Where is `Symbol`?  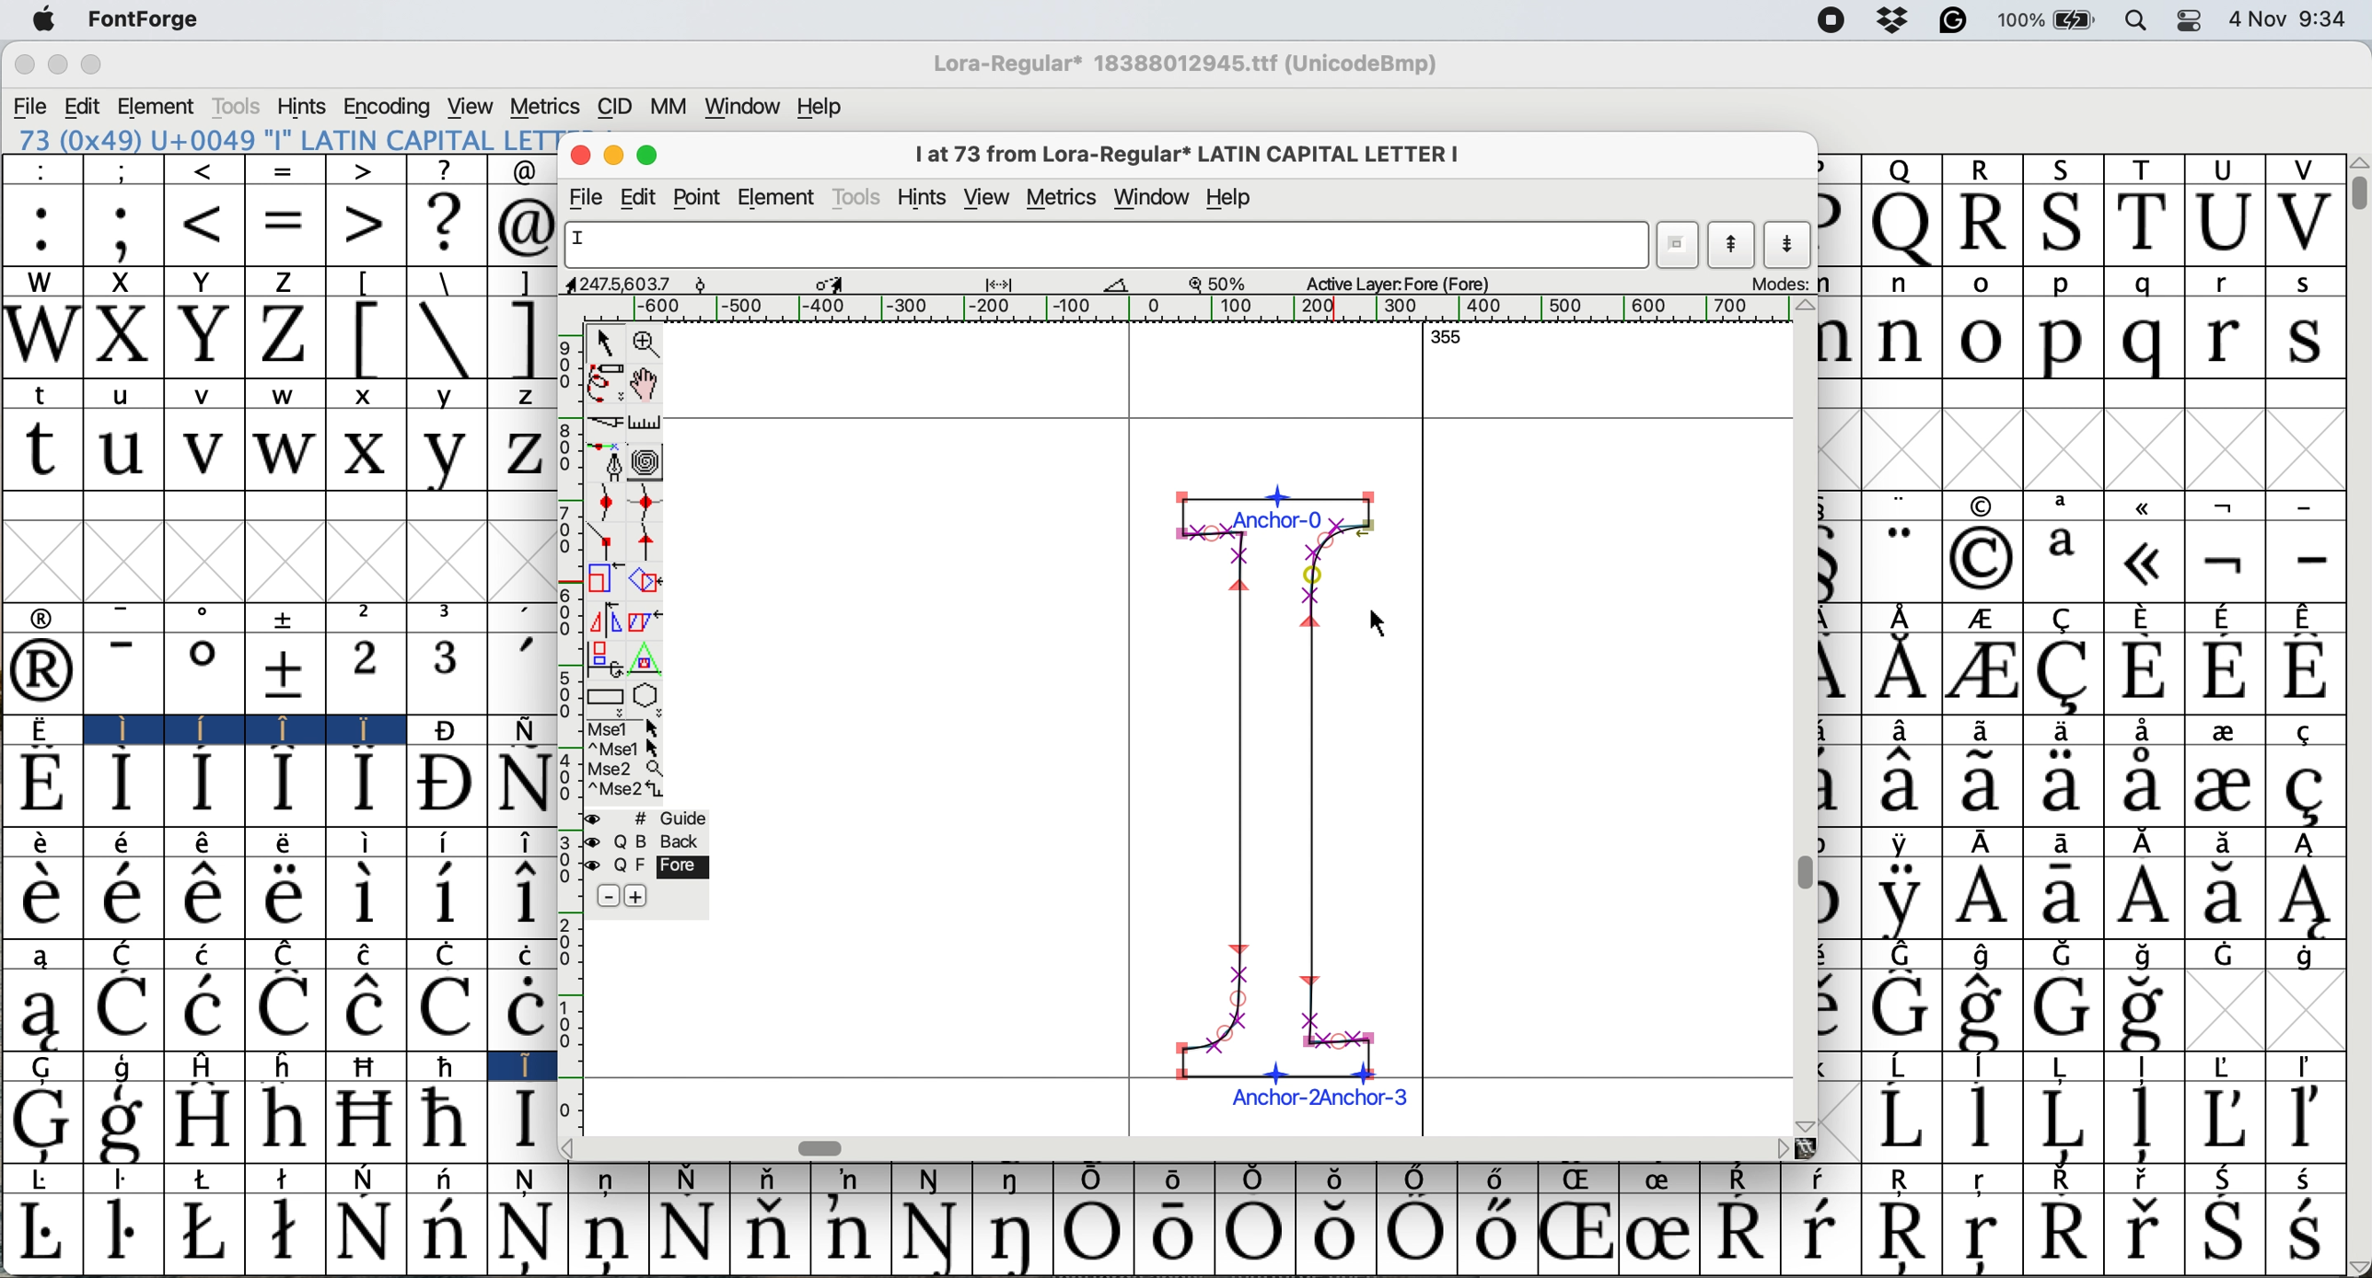 Symbol is located at coordinates (609, 1234).